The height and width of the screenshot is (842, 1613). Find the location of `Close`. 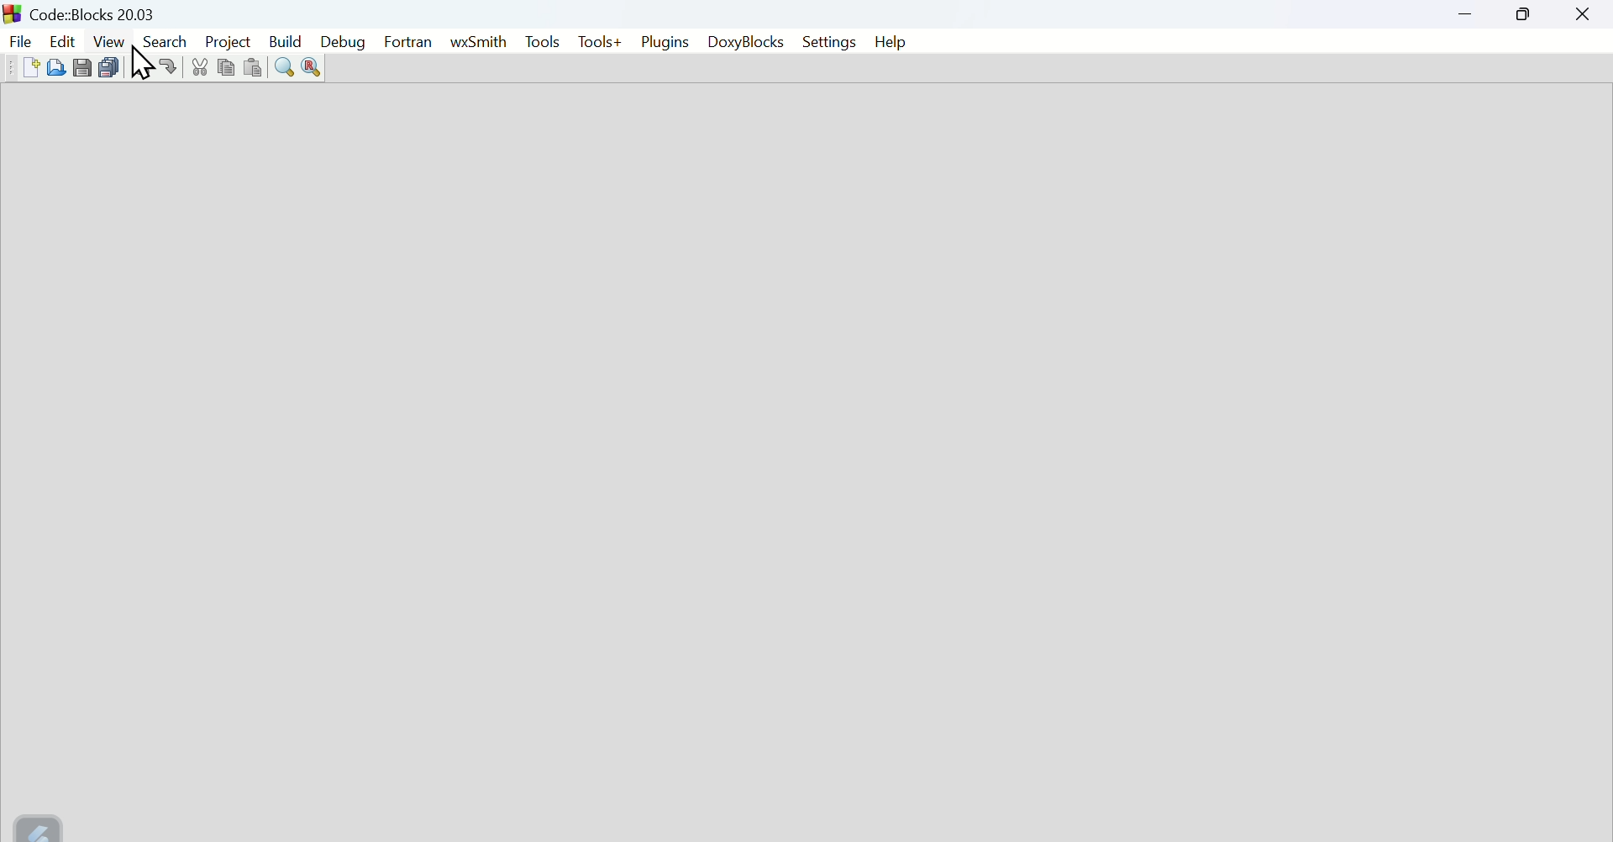

Close is located at coordinates (1583, 14).